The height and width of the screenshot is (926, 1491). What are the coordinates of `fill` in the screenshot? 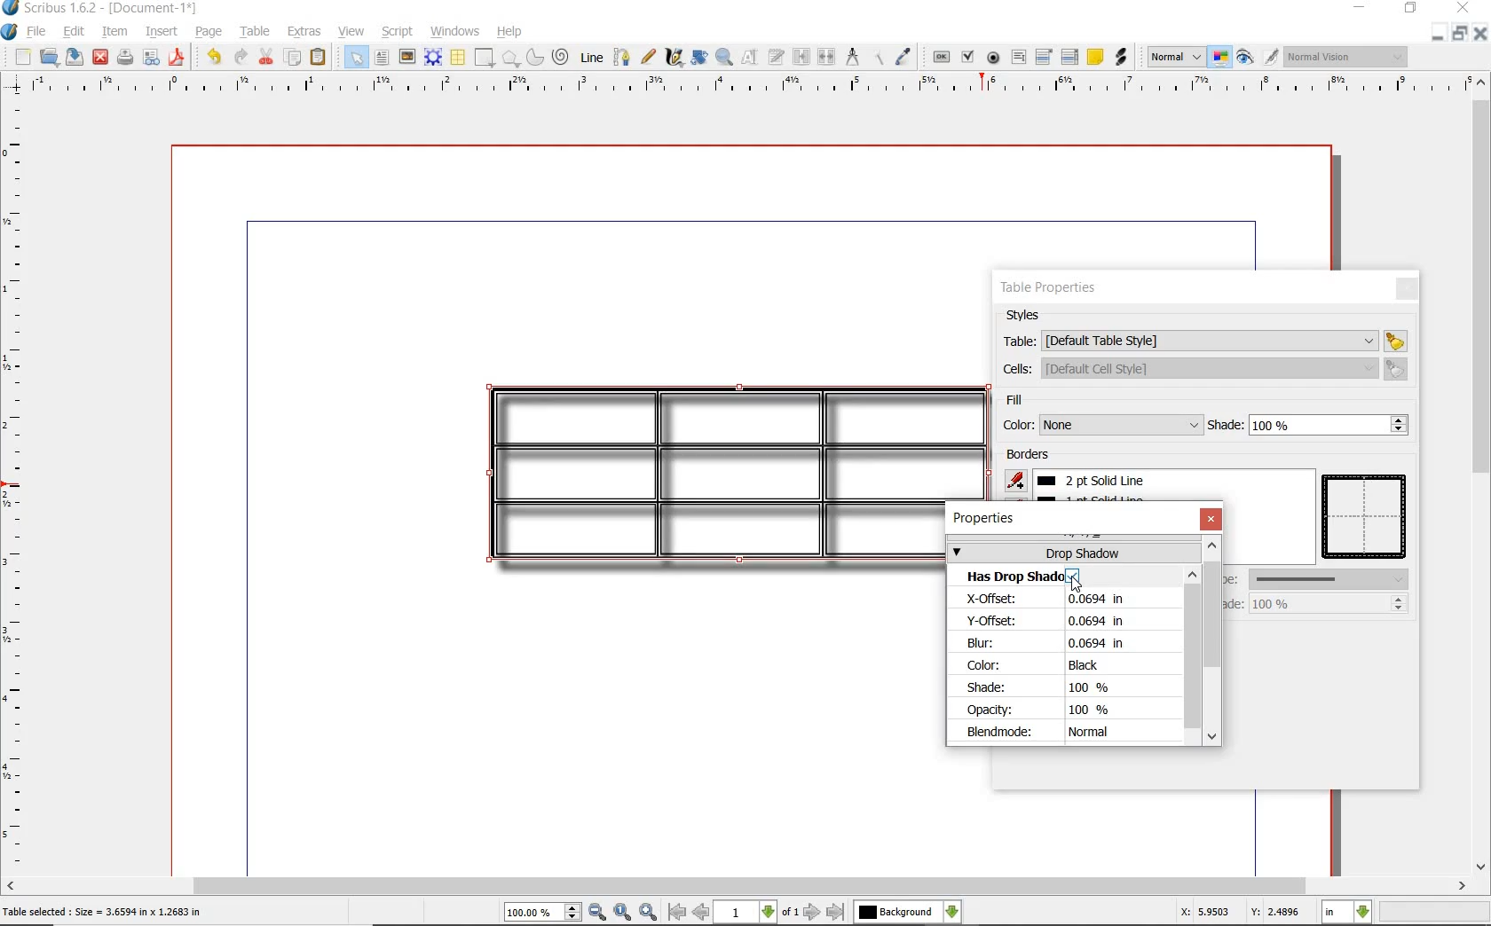 It's located at (1039, 402).